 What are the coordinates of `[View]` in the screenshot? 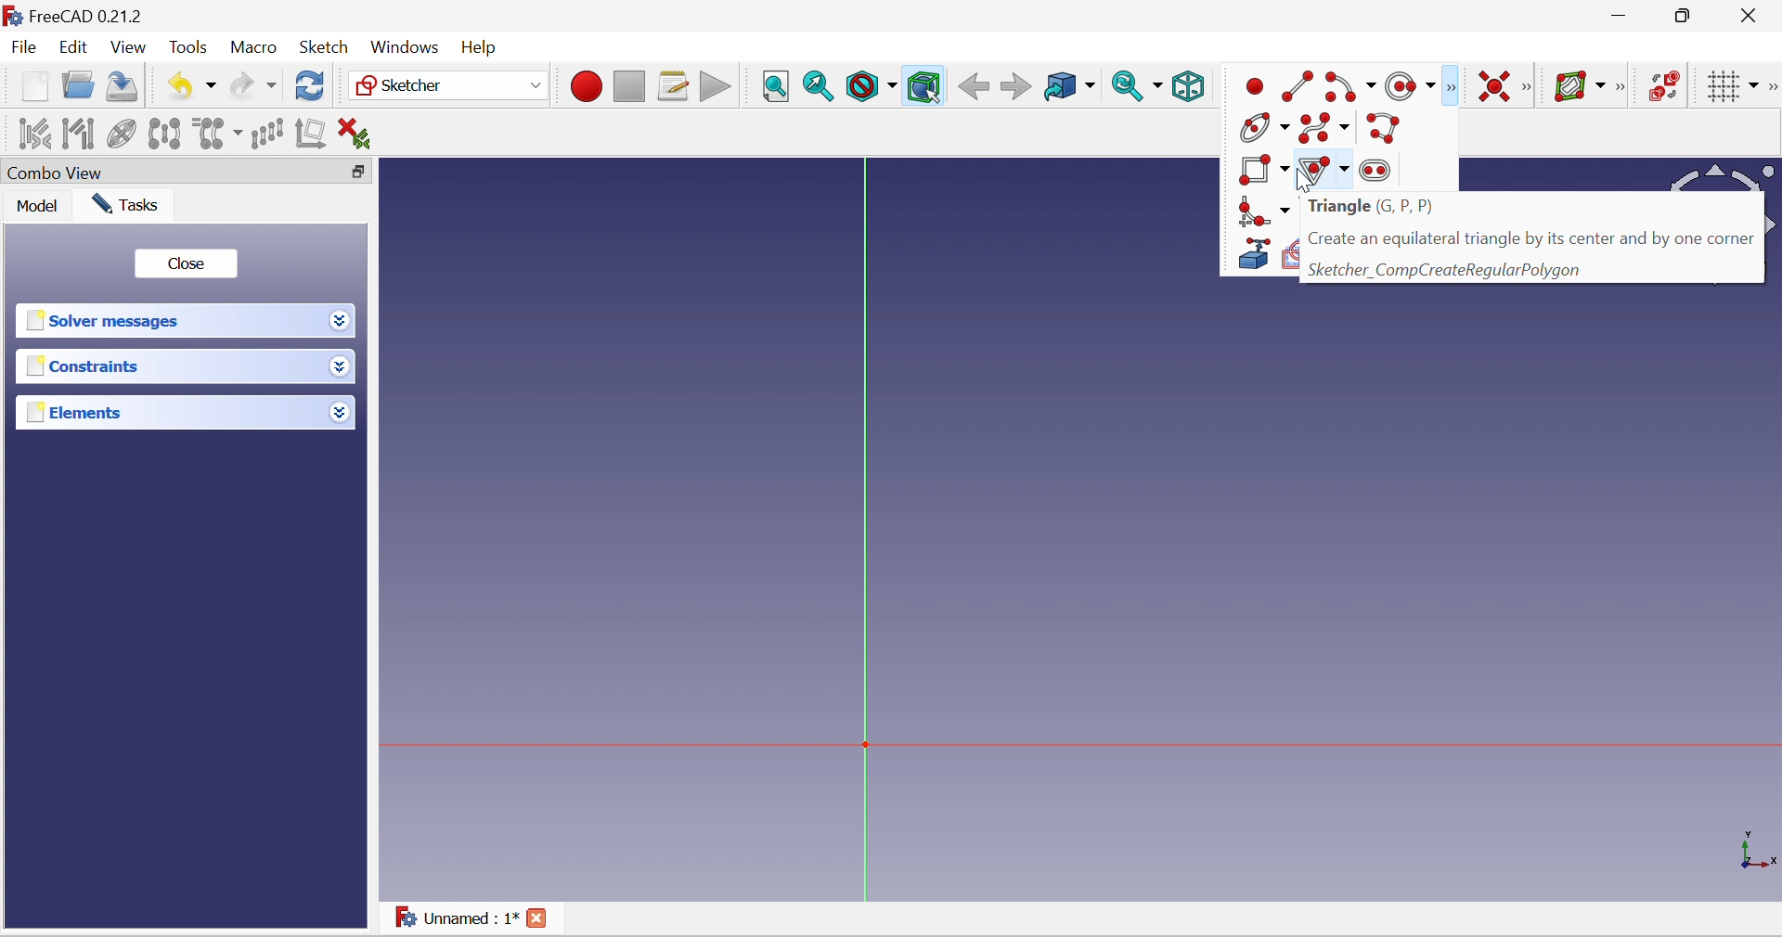 It's located at (1231, 85).